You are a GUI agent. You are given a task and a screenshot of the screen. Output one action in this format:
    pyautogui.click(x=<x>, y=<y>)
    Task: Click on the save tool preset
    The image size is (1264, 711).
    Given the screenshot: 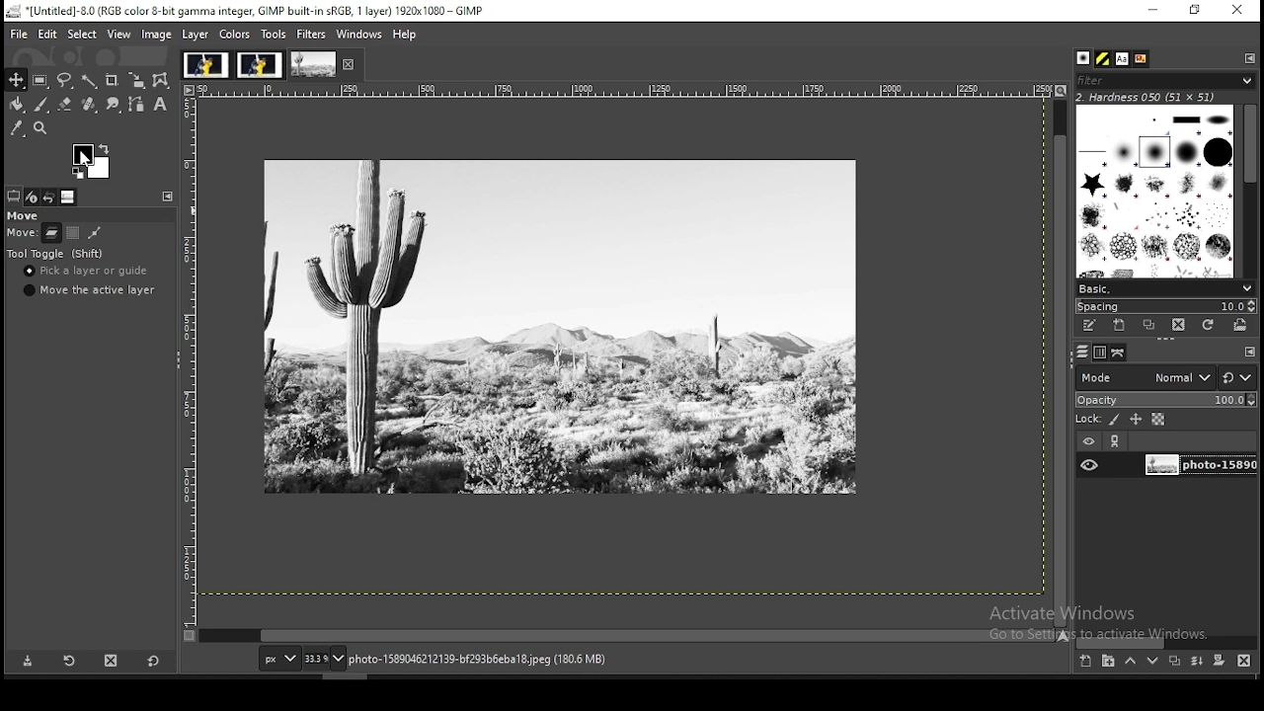 What is the action you would take?
    pyautogui.click(x=26, y=662)
    